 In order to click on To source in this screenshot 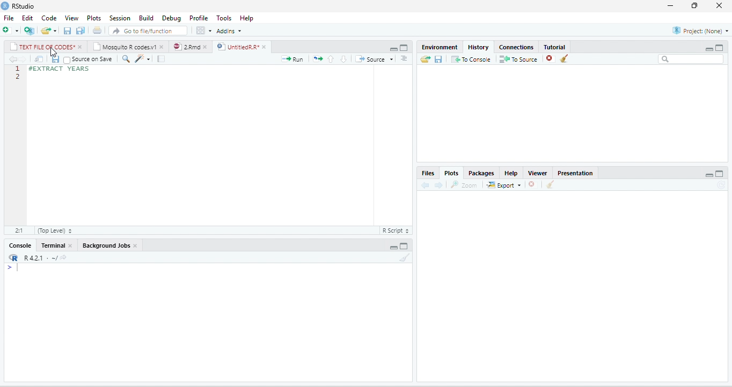, I will do `click(517, 58)`.